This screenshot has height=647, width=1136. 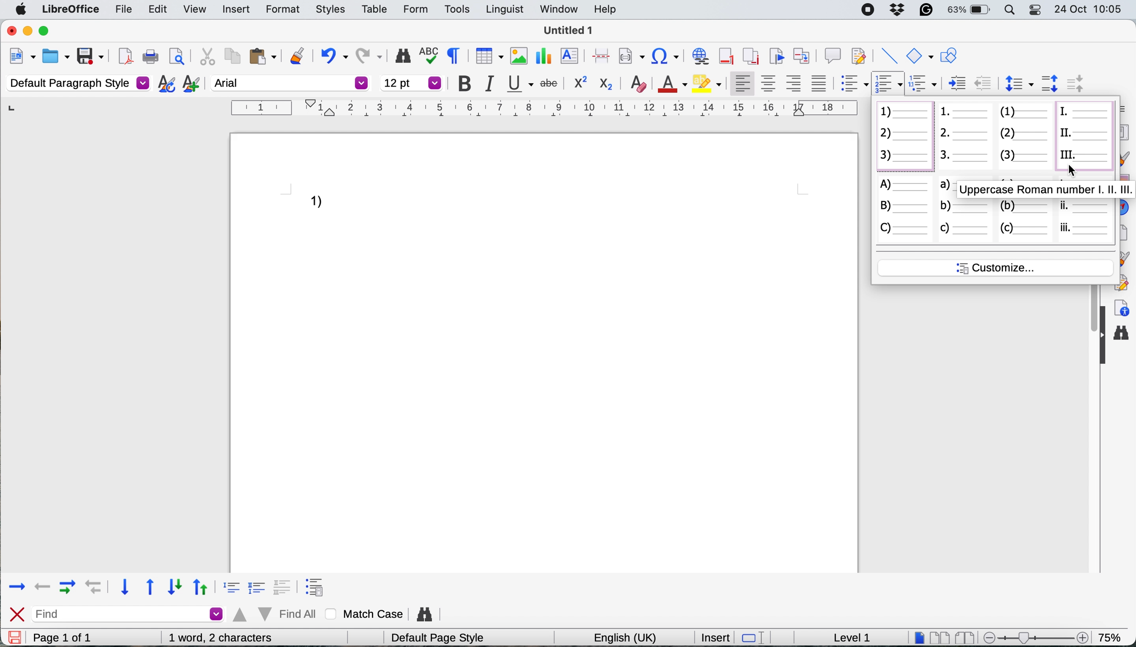 What do you see at coordinates (191, 85) in the screenshot?
I see `add new style` at bounding box center [191, 85].